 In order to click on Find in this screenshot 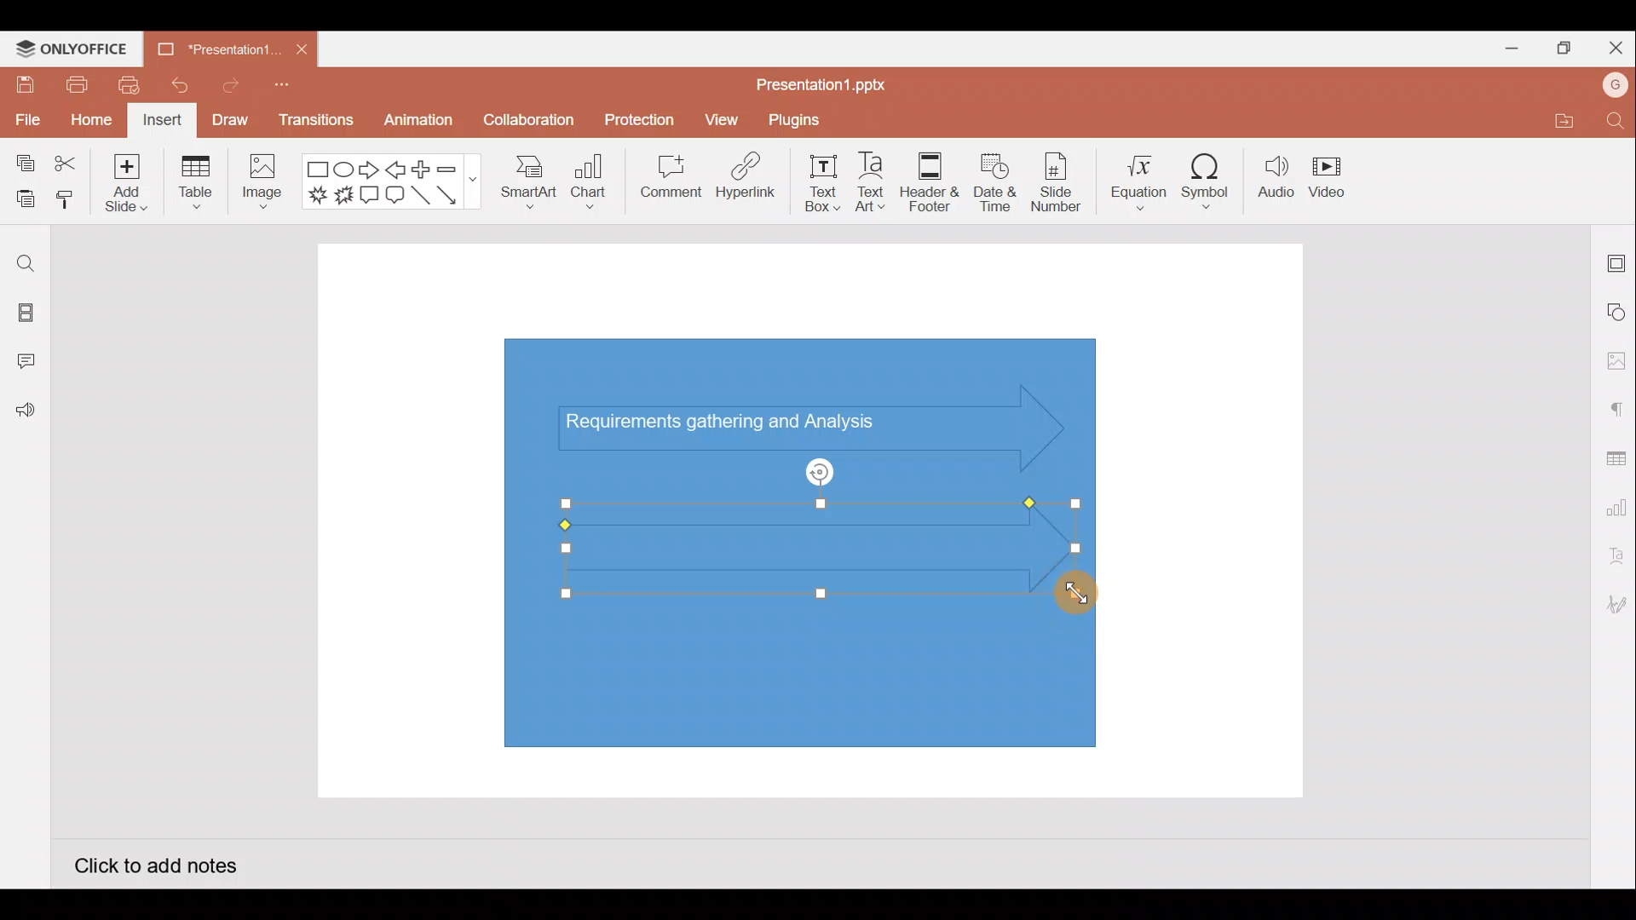, I will do `click(1617, 120)`.